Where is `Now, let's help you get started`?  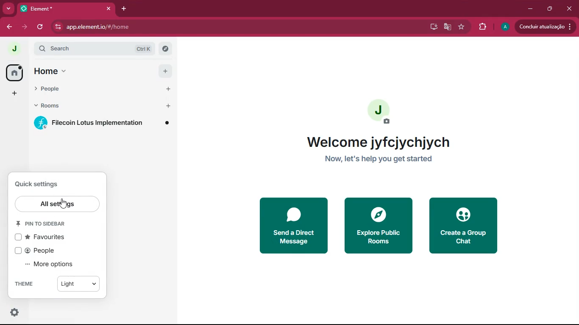 Now, let's help you get started is located at coordinates (380, 160).